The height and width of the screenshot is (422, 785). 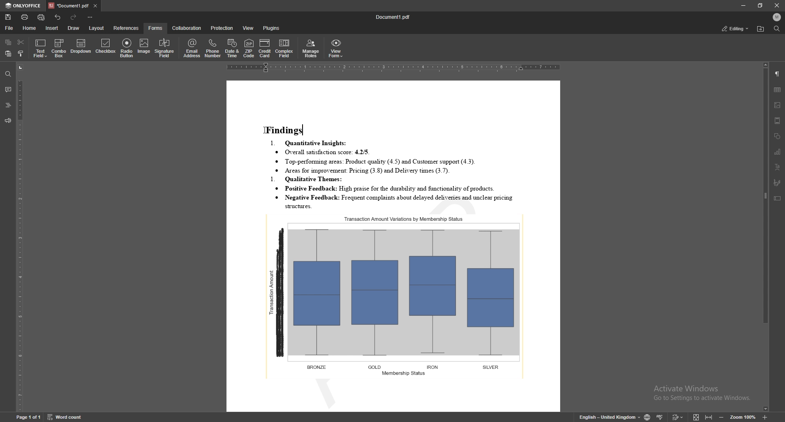 What do you see at coordinates (8, 54) in the screenshot?
I see `paste` at bounding box center [8, 54].